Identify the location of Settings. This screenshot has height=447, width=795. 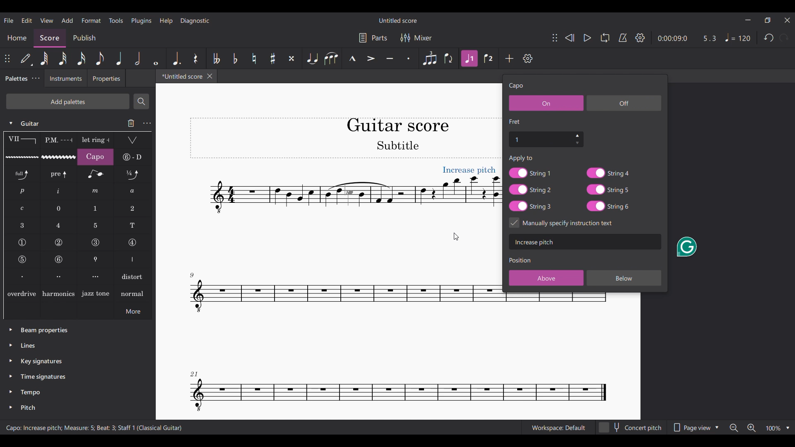
(528, 58).